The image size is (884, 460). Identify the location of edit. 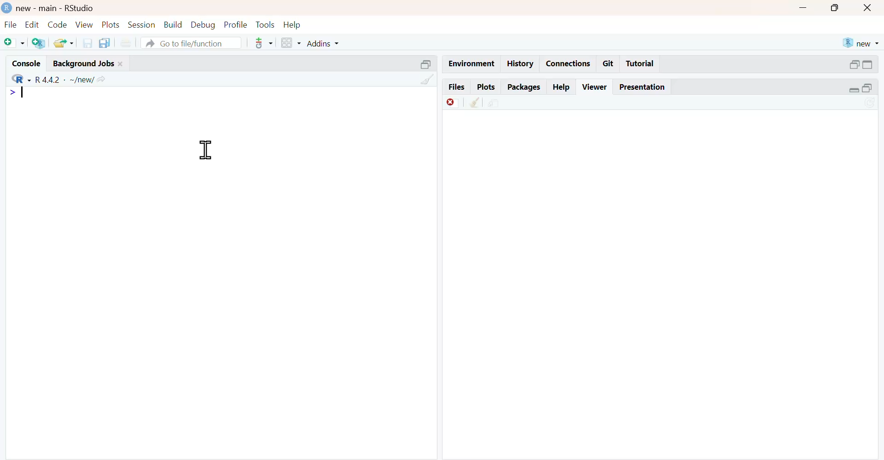
(33, 25).